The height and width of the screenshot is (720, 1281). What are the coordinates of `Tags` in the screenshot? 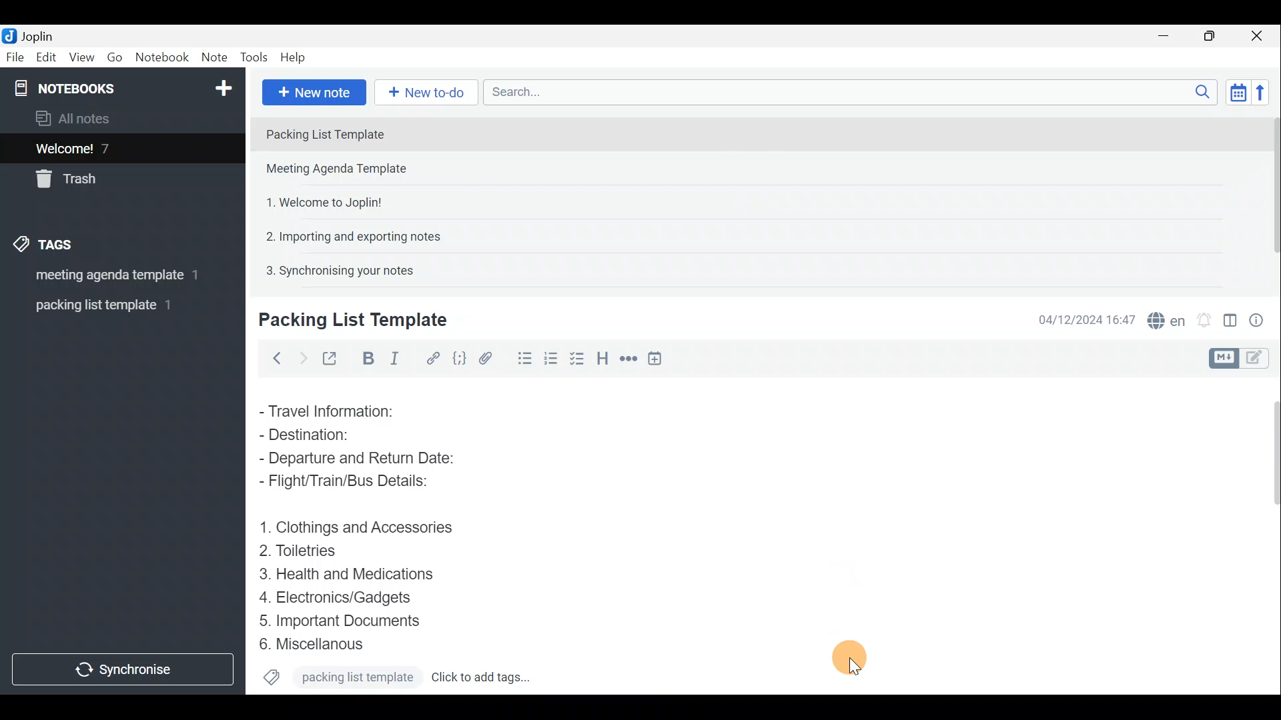 It's located at (65, 247).